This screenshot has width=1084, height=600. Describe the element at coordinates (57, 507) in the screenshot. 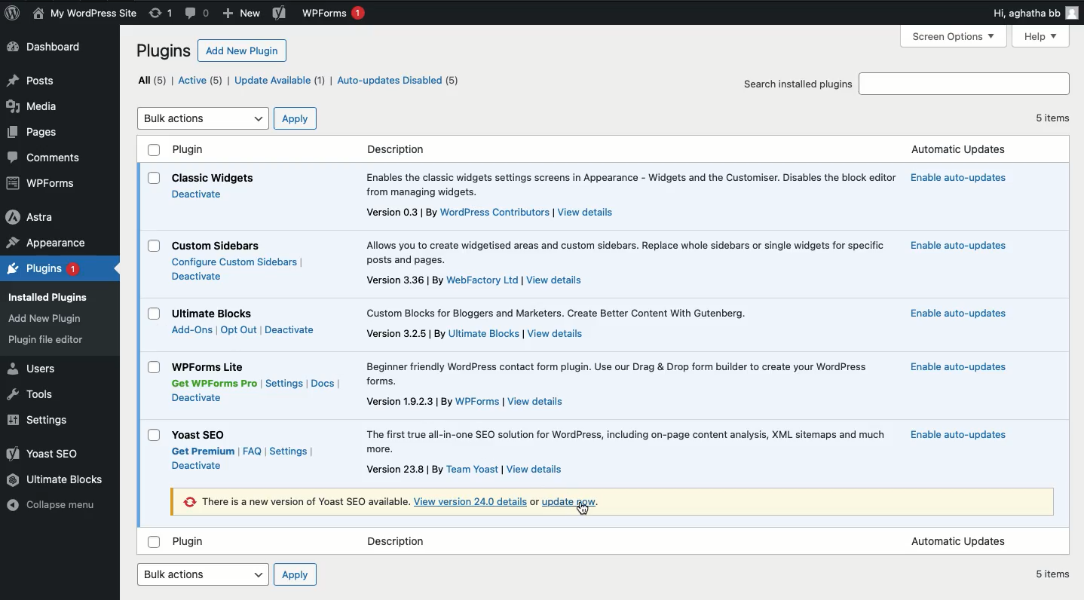

I see `Collapse menu` at that location.